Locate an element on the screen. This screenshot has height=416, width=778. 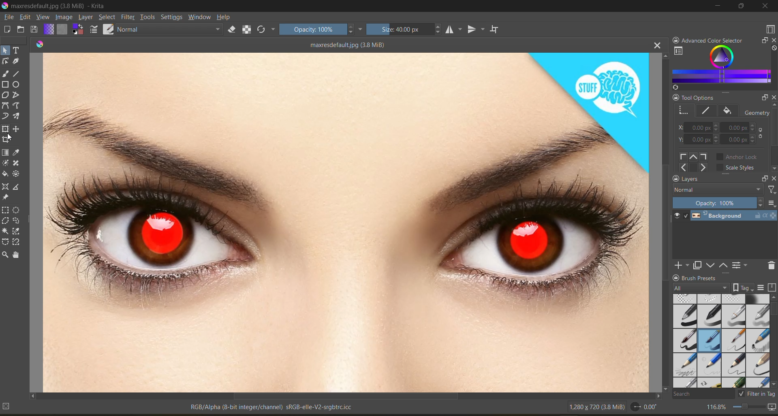
choose brush preset is located at coordinates (110, 28).